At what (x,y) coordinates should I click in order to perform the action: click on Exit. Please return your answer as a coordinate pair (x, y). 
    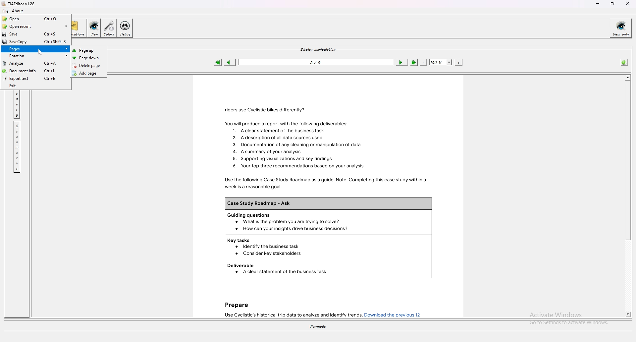
    Looking at the image, I should click on (30, 86).